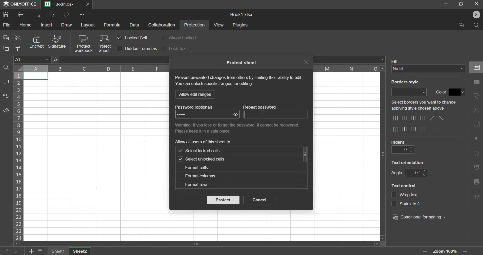  What do you see at coordinates (162, 25) in the screenshot?
I see `collaboration` at bounding box center [162, 25].